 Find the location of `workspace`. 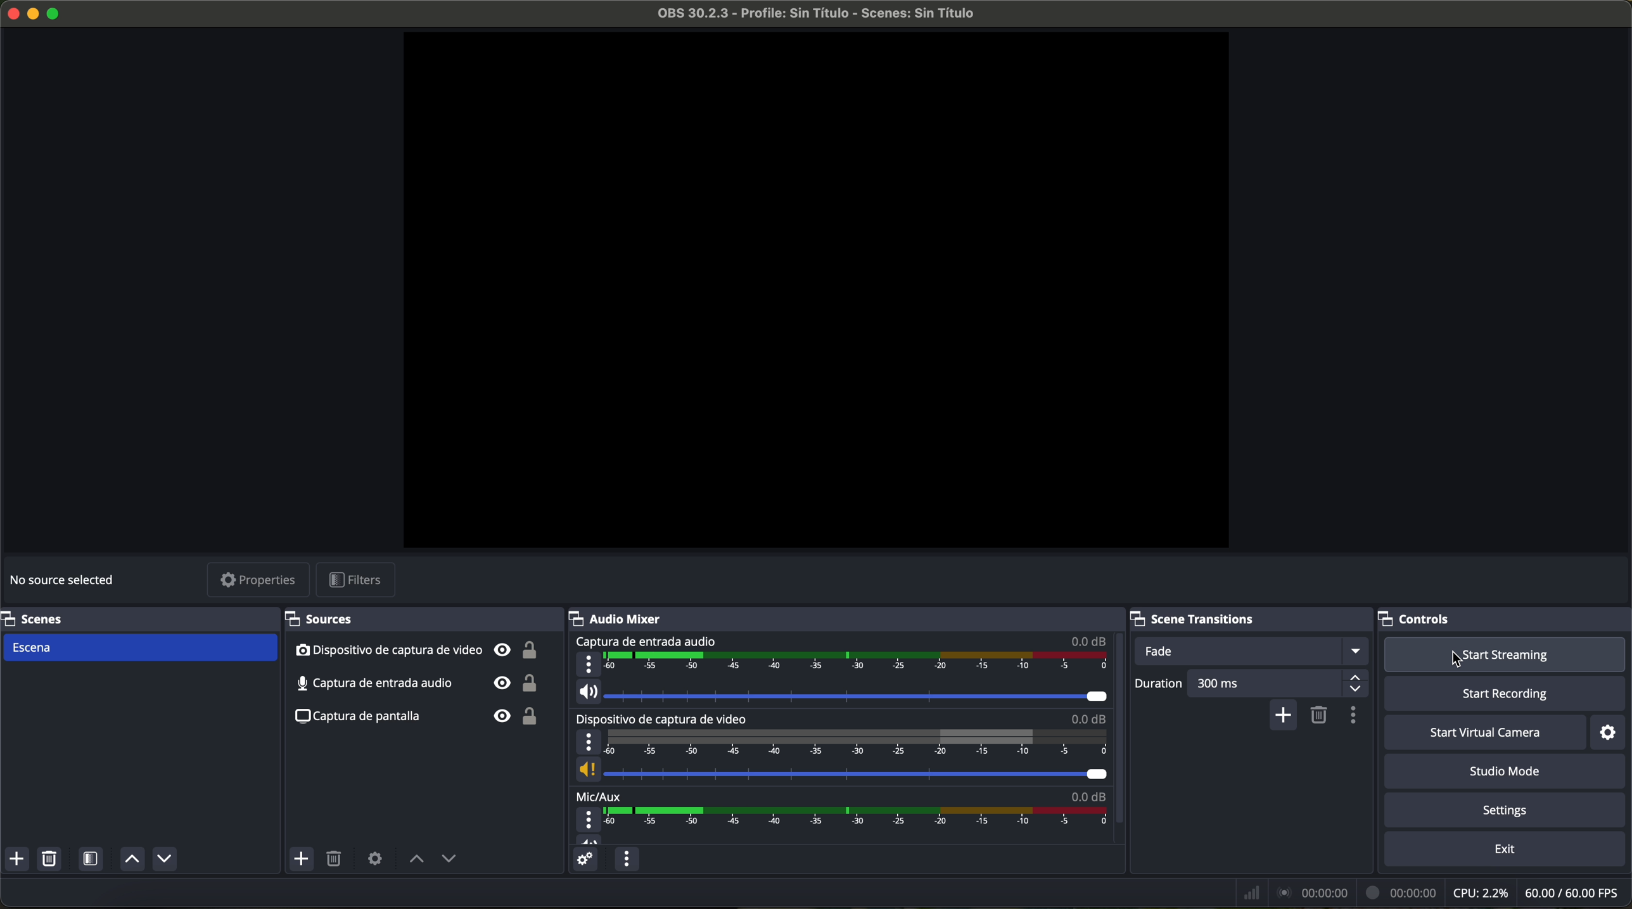

workspace is located at coordinates (817, 290).